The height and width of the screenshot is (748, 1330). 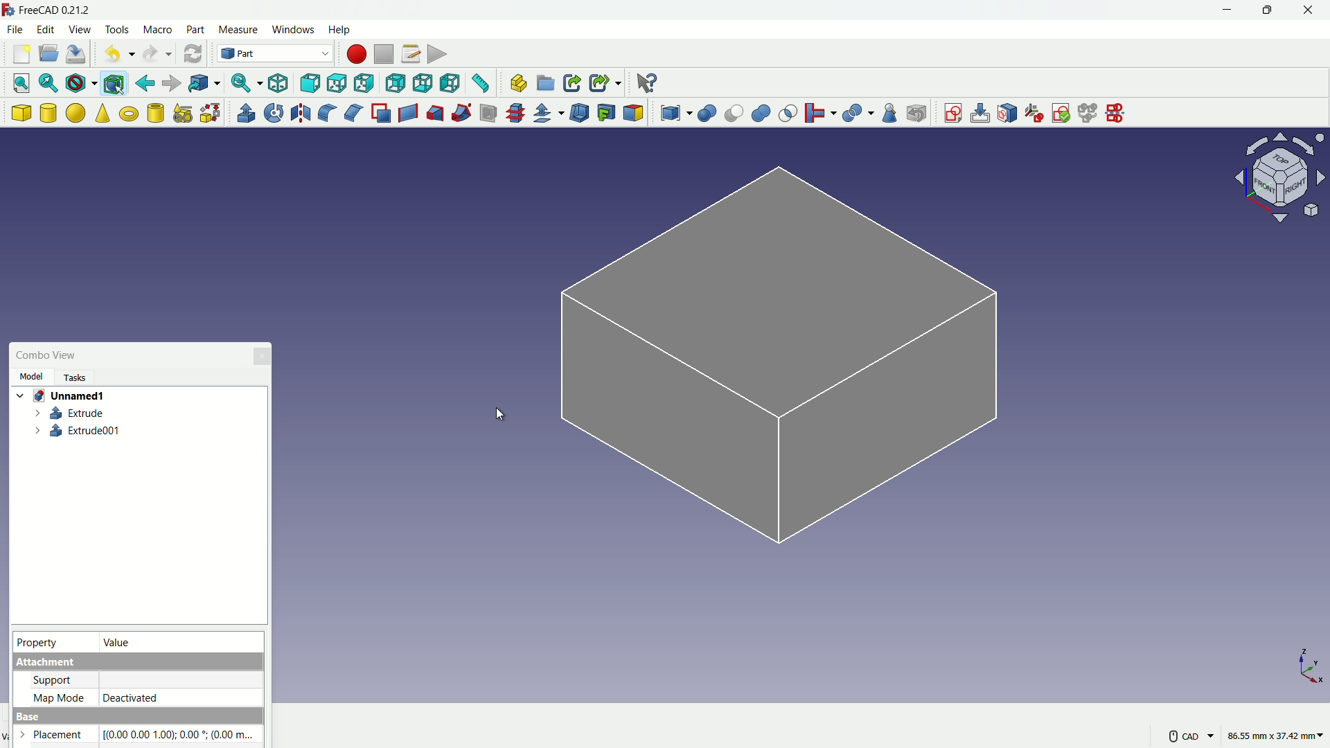 I want to click on mirroring, so click(x=301, y=113).